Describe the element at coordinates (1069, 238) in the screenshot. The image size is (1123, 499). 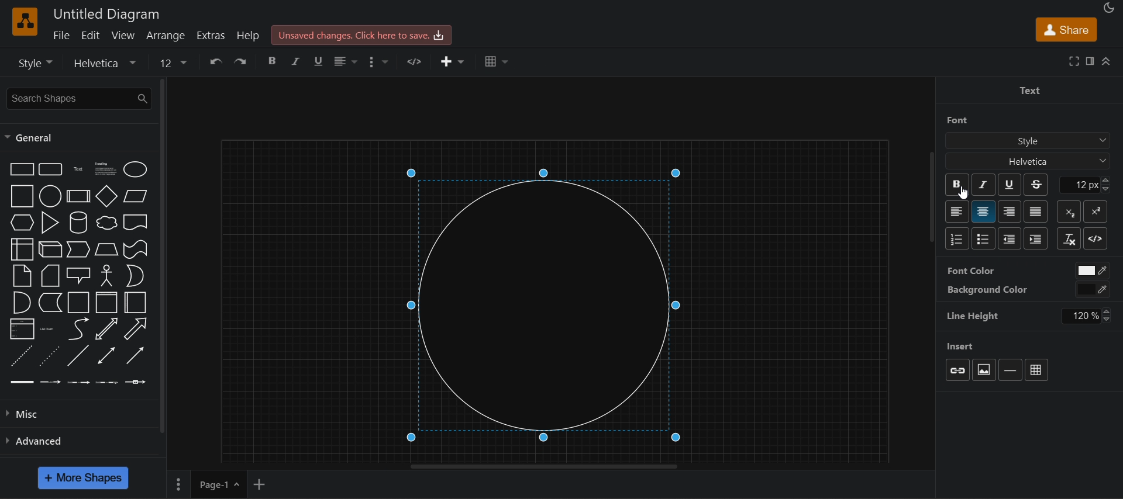
I see `clear formatting` at that location.